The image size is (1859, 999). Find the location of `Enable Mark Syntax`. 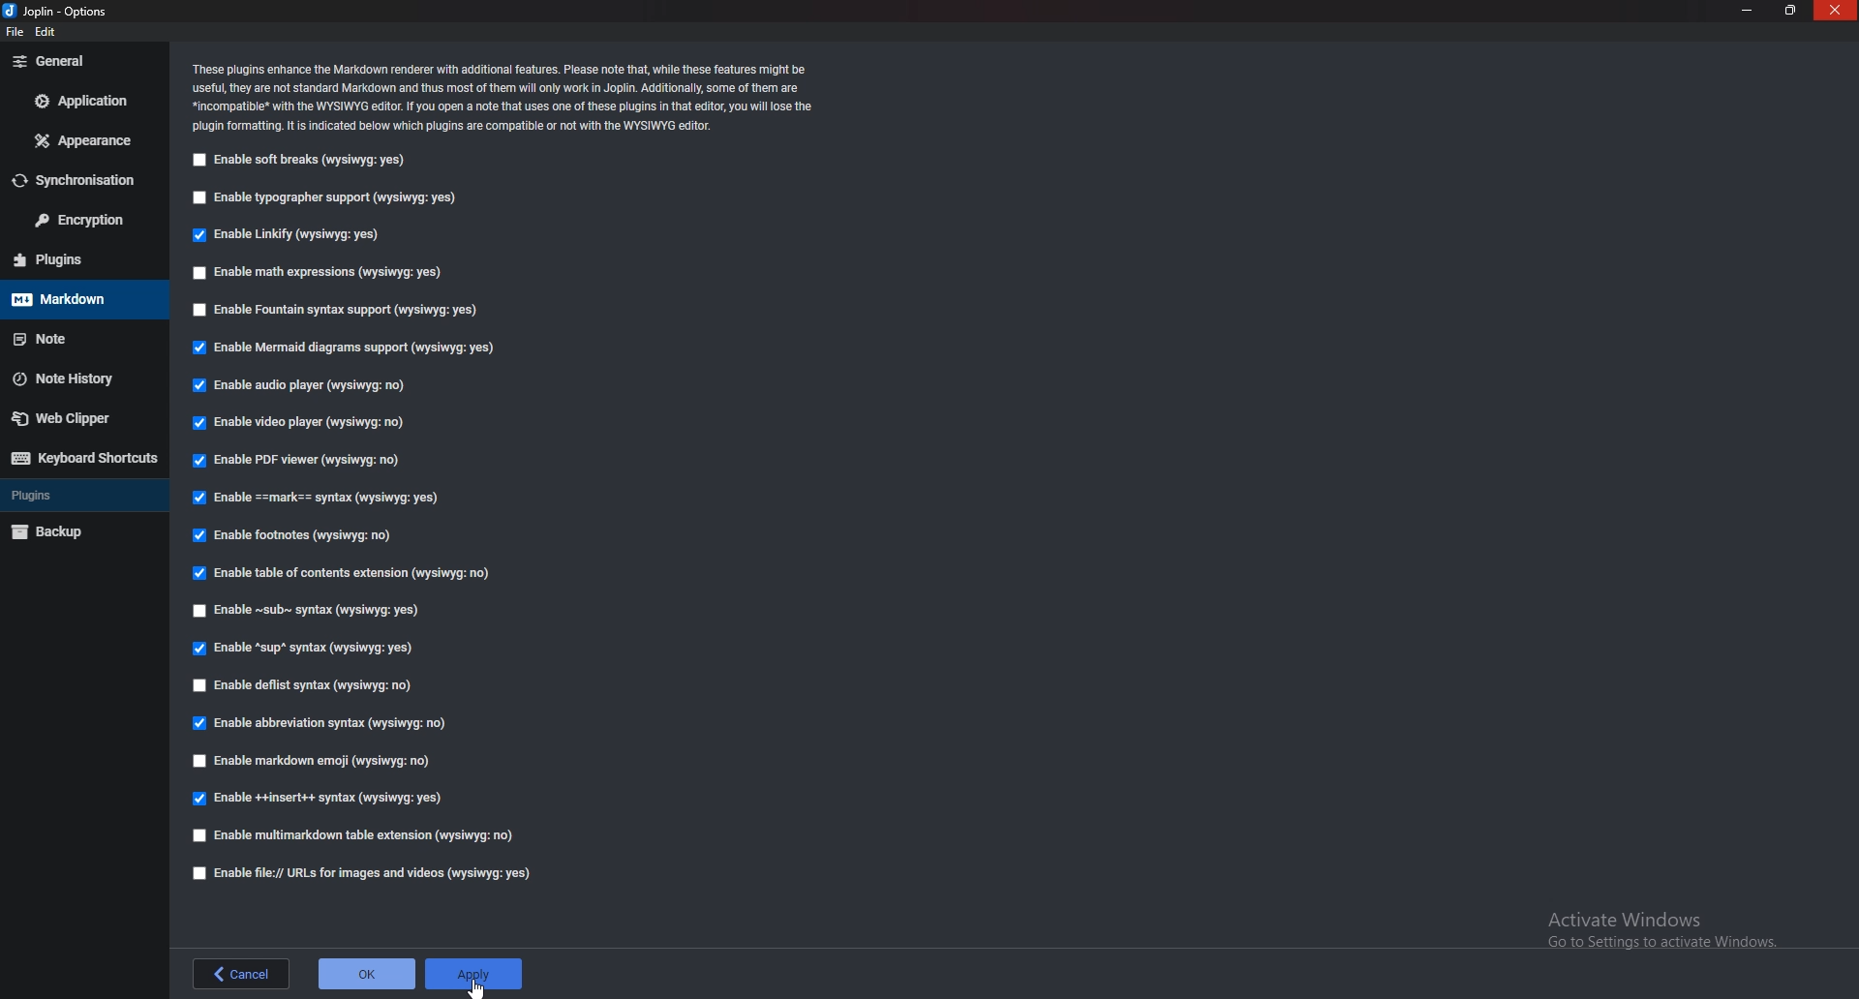

Enable Mark Syntax is located at coordinates (320, 499).